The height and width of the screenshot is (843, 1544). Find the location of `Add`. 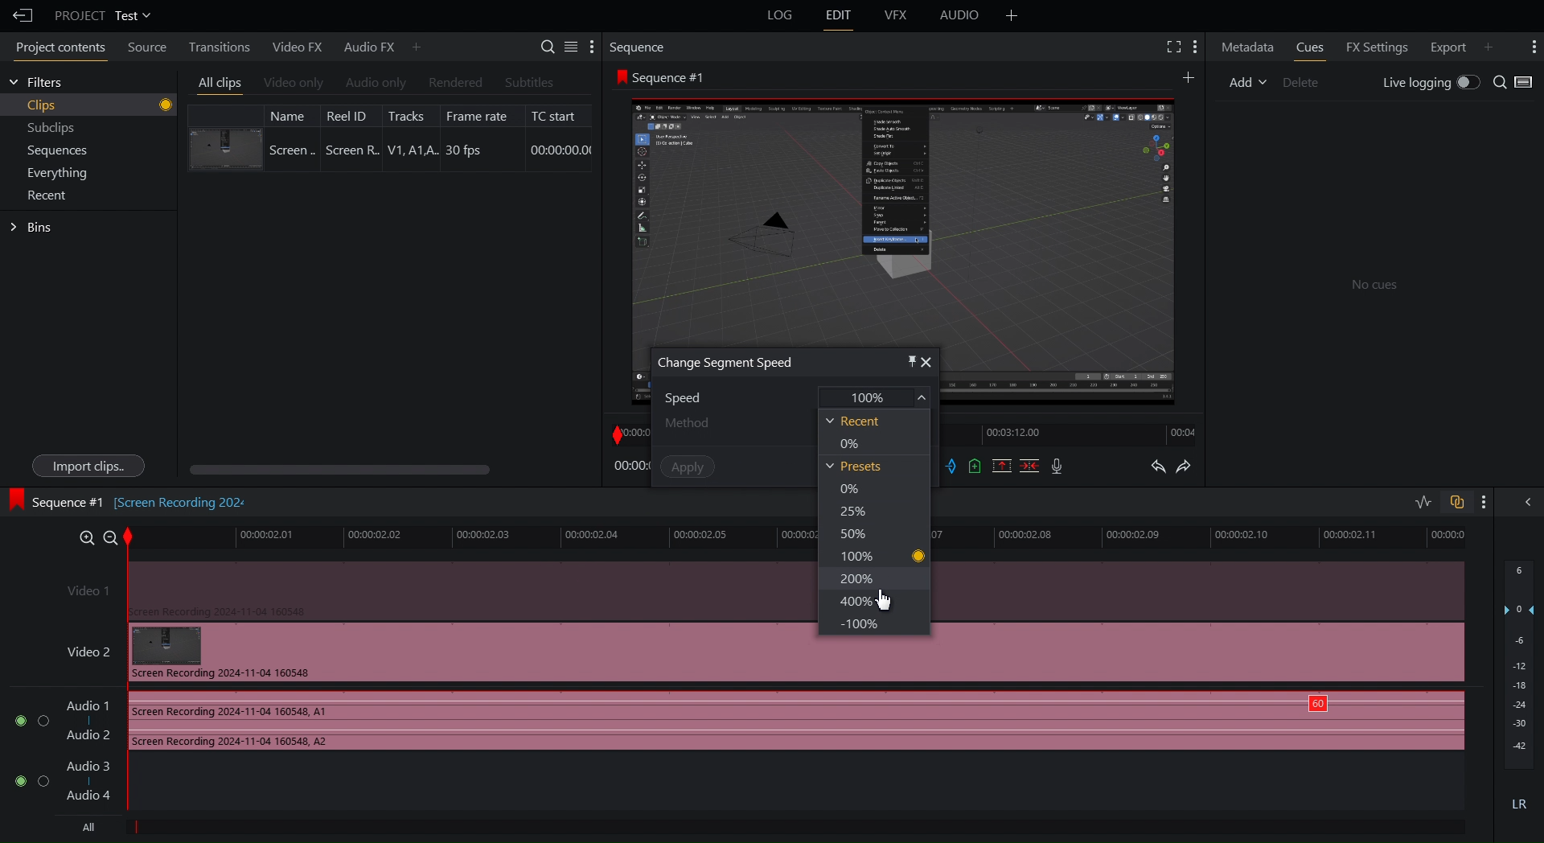

Add is located at coordinates (1247, 80).